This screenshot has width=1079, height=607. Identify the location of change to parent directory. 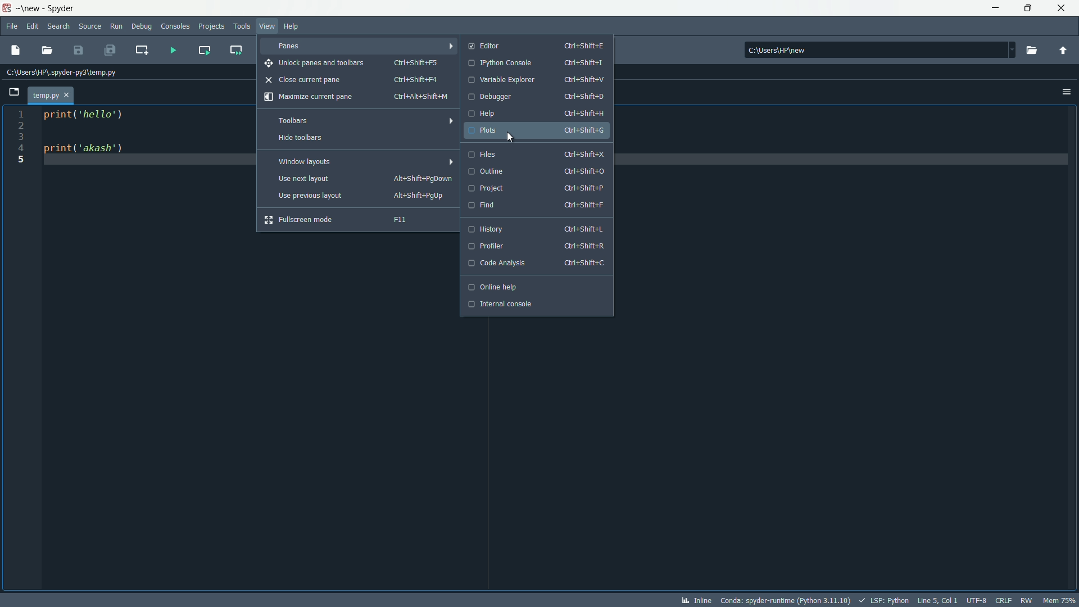
(1064, 49).